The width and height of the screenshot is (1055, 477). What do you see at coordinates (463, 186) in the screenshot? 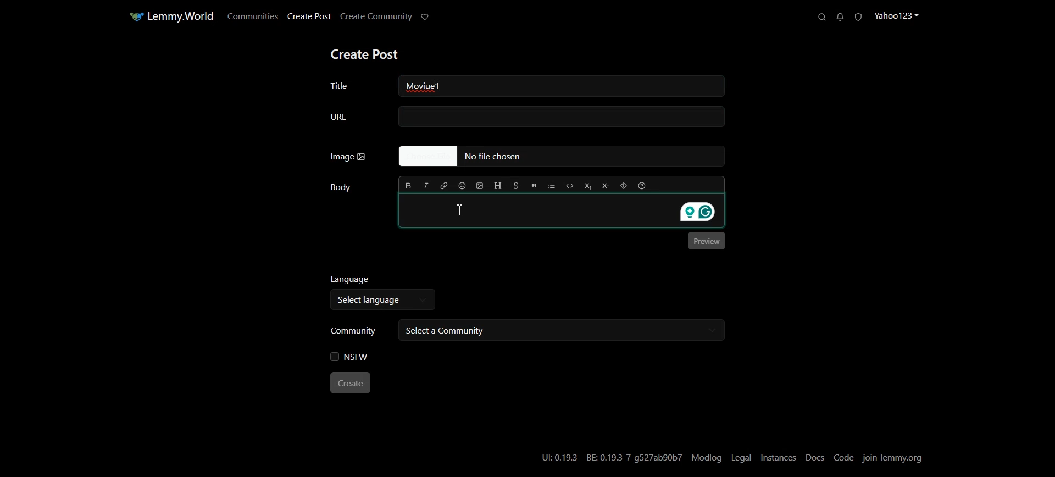
I see `Insert Emoji` at bounding box center [463, 186].